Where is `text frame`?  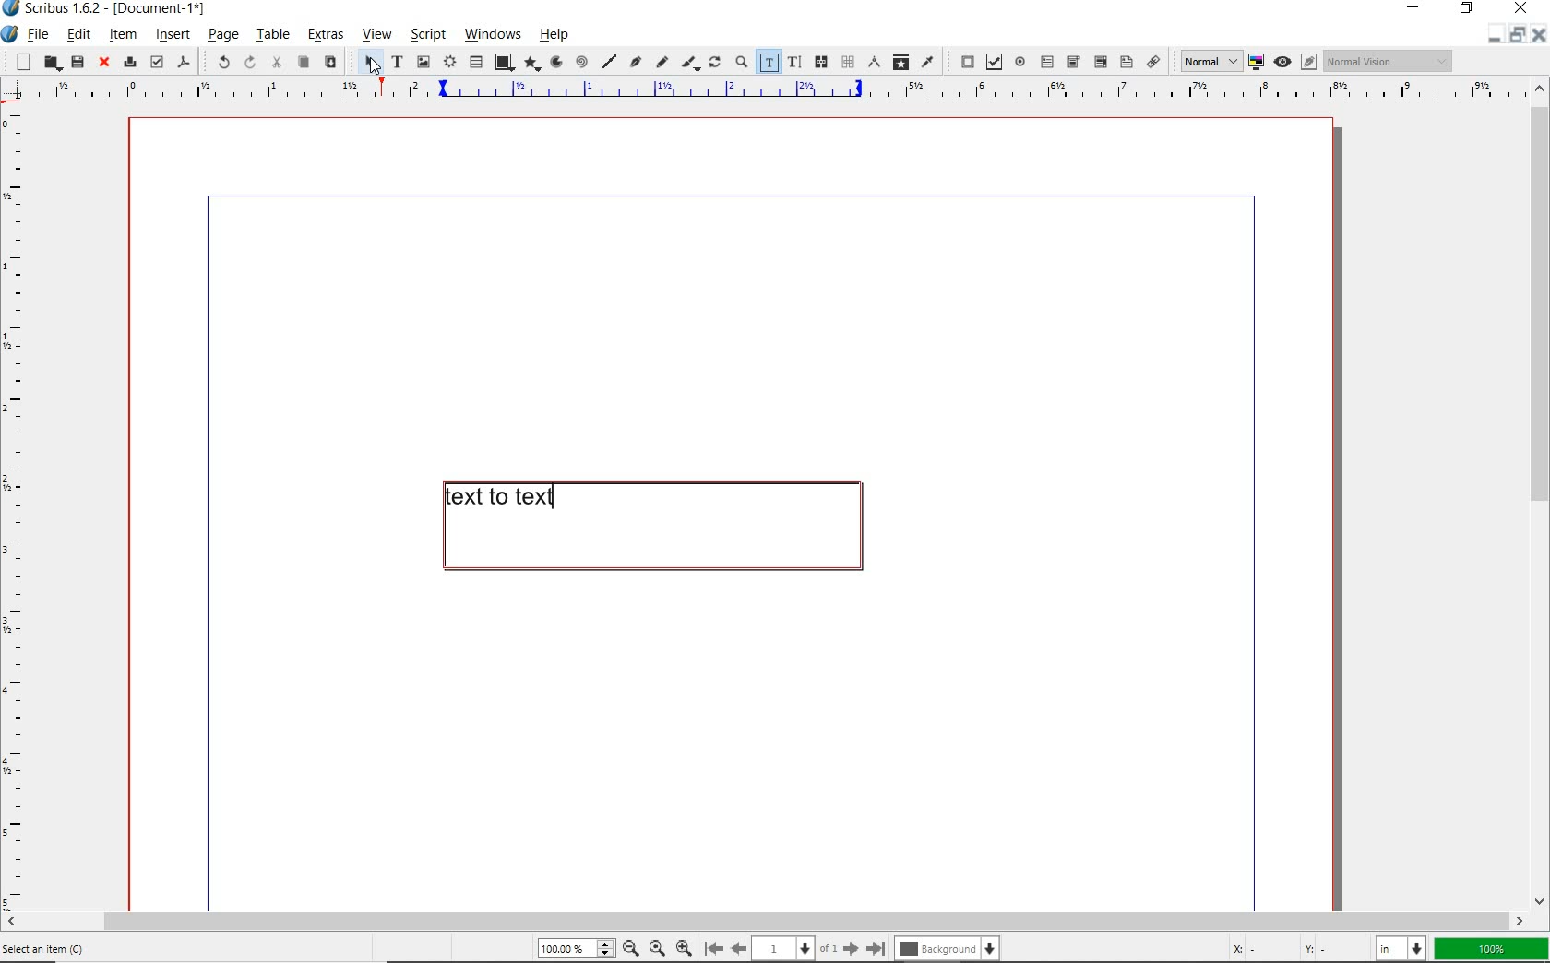
text frame is located at coordinates (396, 63).